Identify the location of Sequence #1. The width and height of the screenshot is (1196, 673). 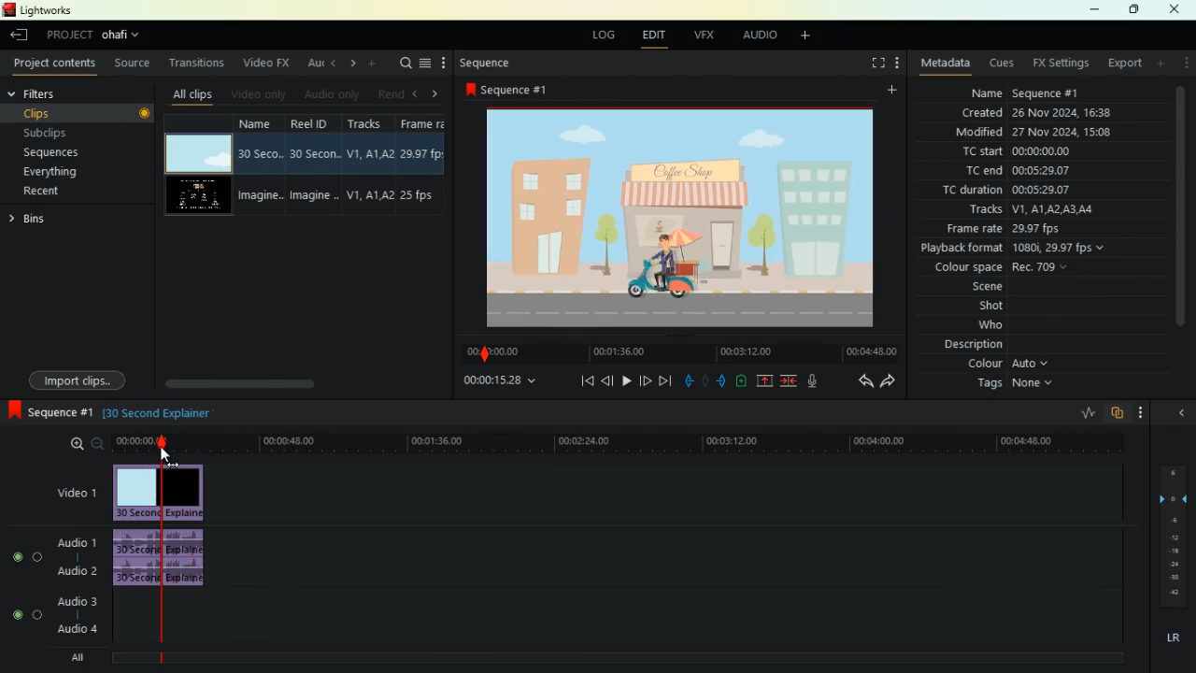
(1046, 95).